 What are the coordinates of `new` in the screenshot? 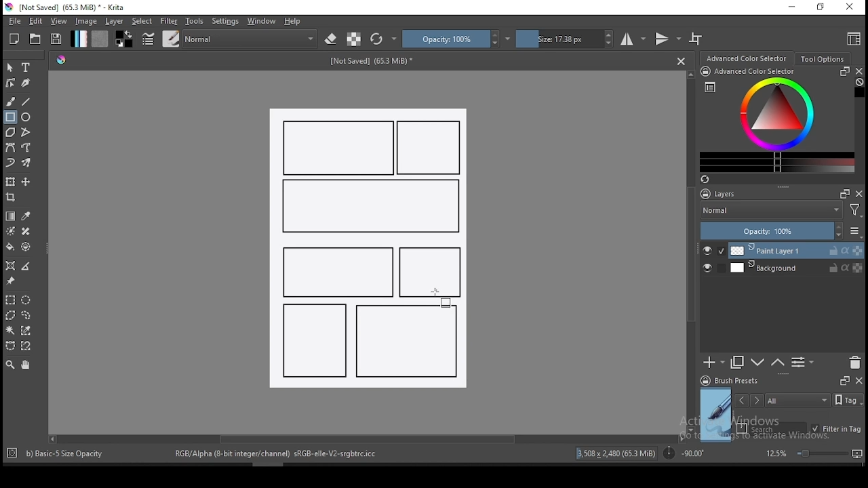 It's located at (14, 39).